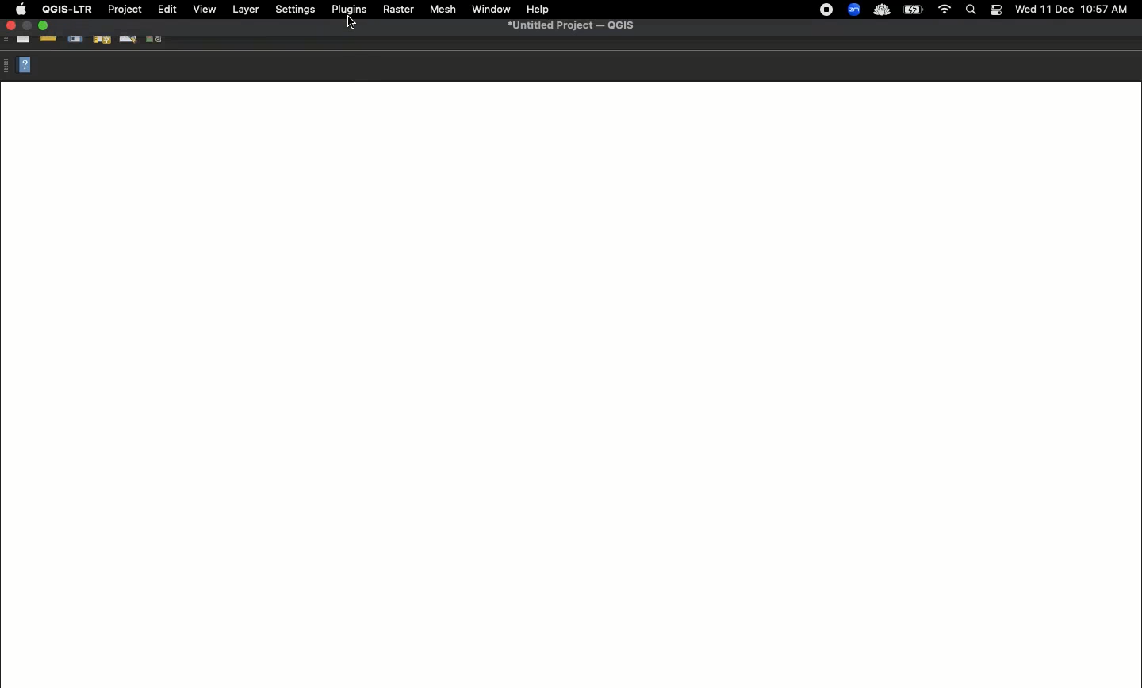 The image size is (1142, 688). Describe the element at coordinates (245, 10) in the screenshot. I see `Layer` at that location.